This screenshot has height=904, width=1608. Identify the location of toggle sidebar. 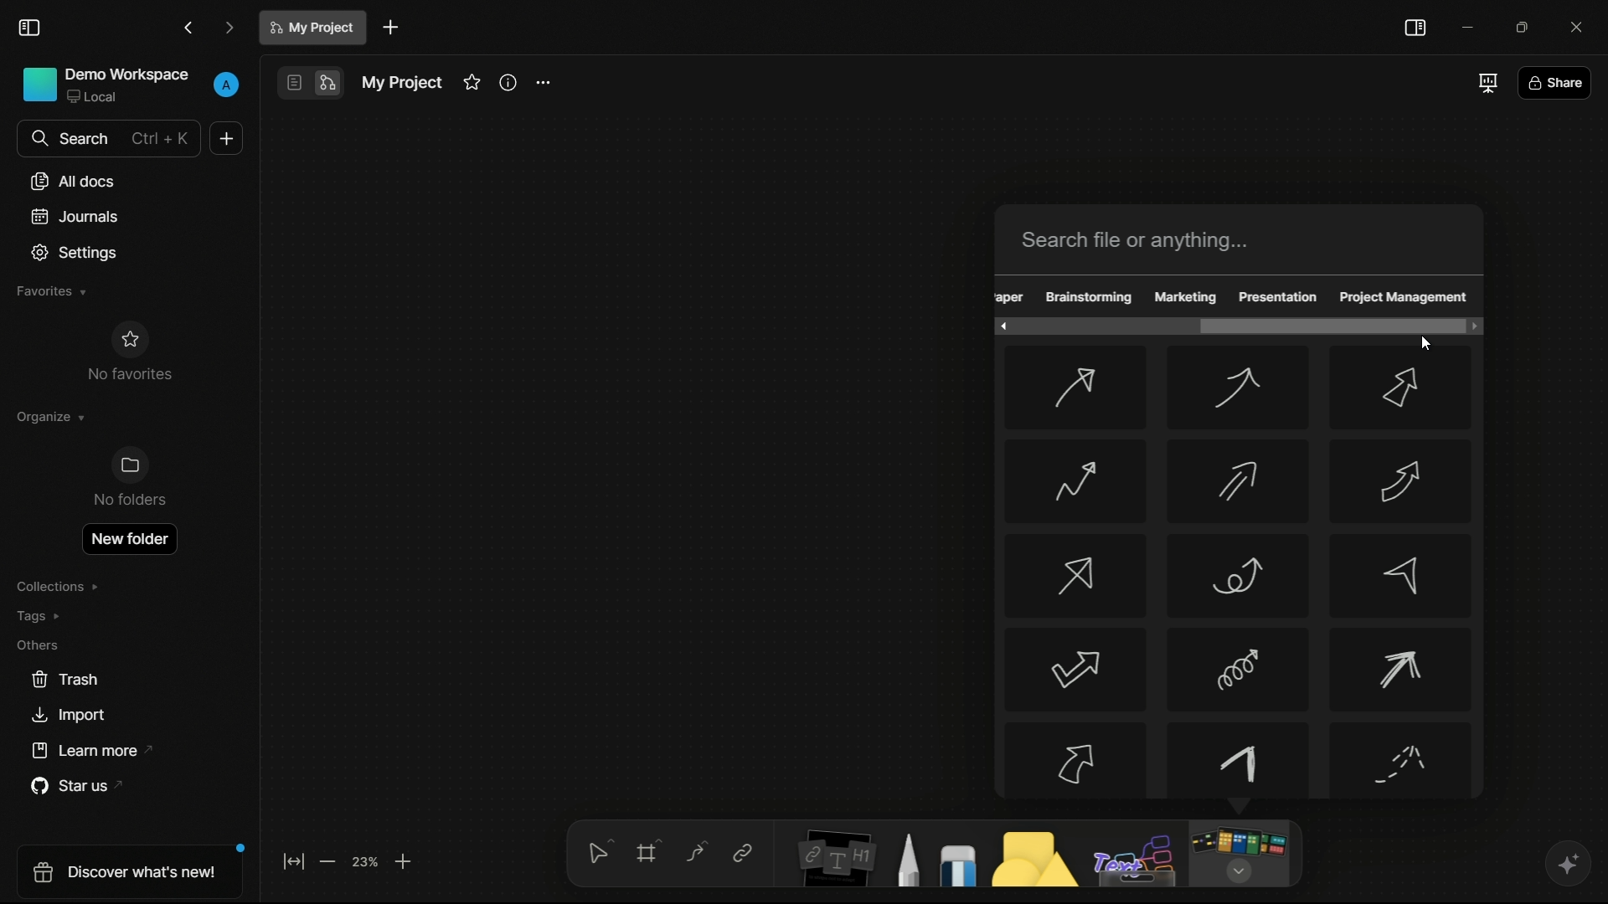
(30, 28).